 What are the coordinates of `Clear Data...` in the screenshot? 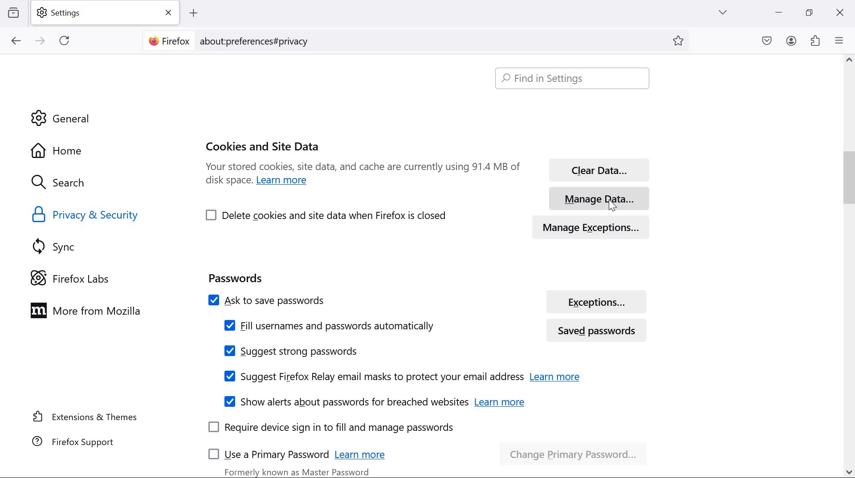 It's located at (597, 168).